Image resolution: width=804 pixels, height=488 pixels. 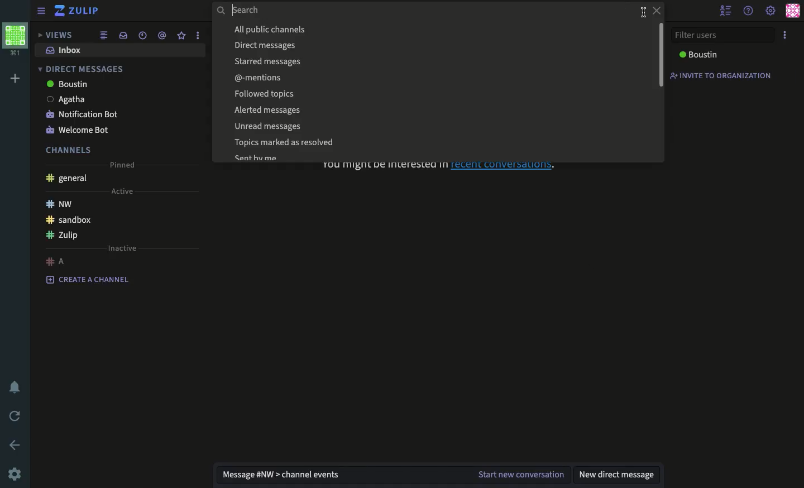 What do you see at coordinates (794, 12) in the screenshot?
I see `user profile` at bounding box center [794, 12].